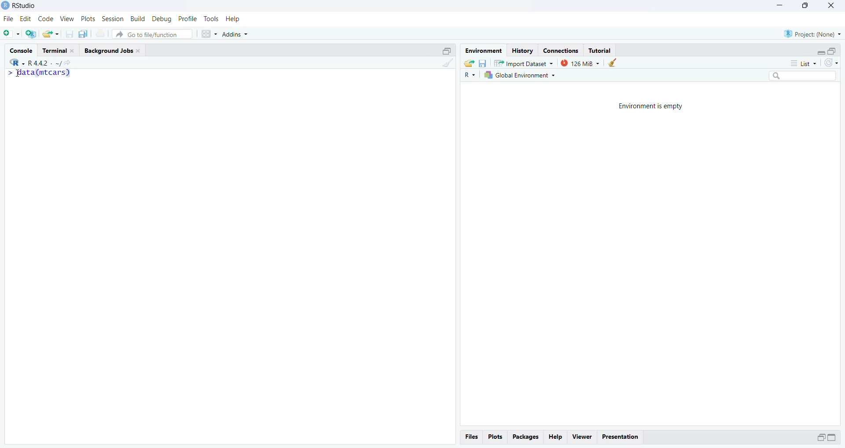 The height and width of the screenshot is (448, 845). I want to click on Help, so click(232, 18).